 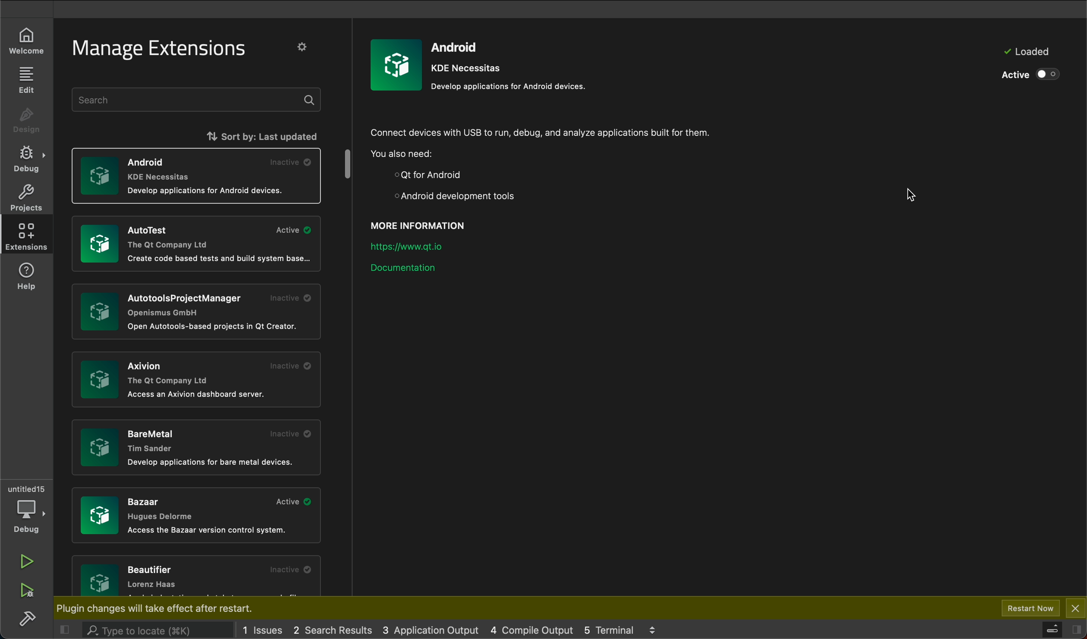 I want to click on scroll bar, so click(x=350, y=167).